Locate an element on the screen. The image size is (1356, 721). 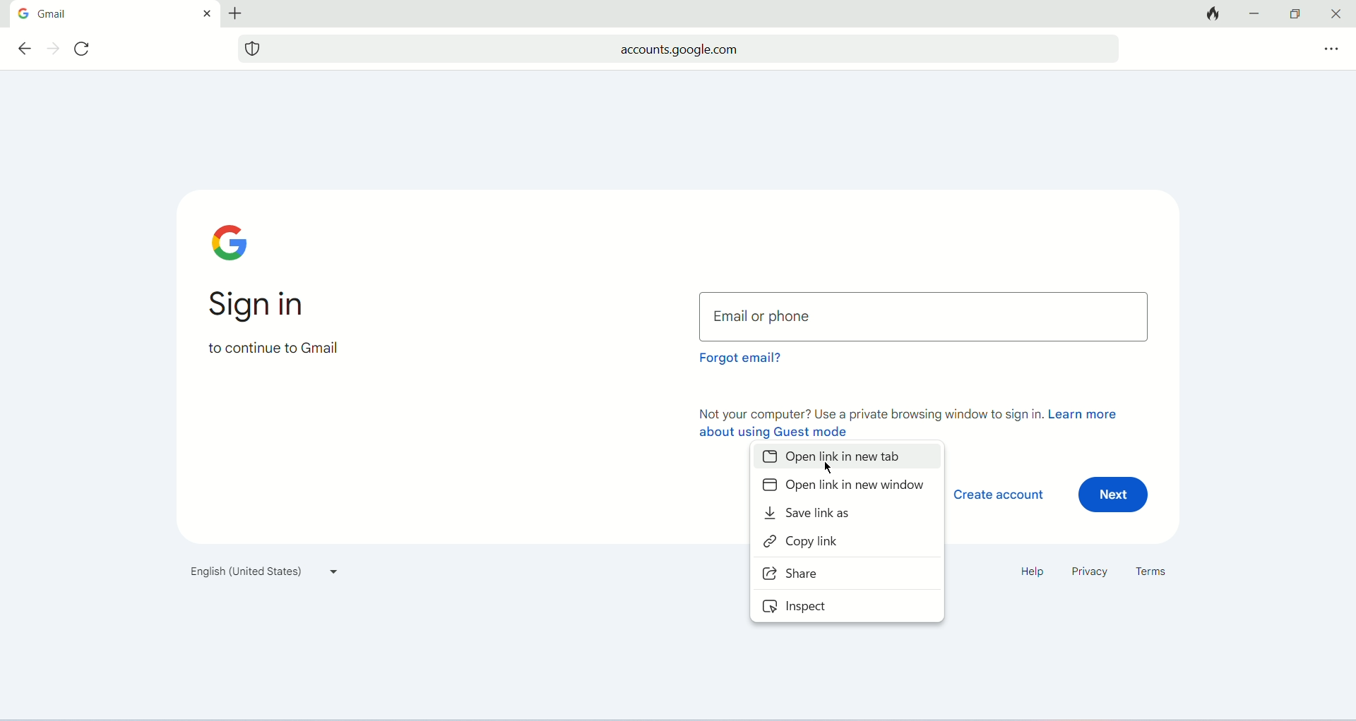
mouse pointer is located at coordinates (828, 468).